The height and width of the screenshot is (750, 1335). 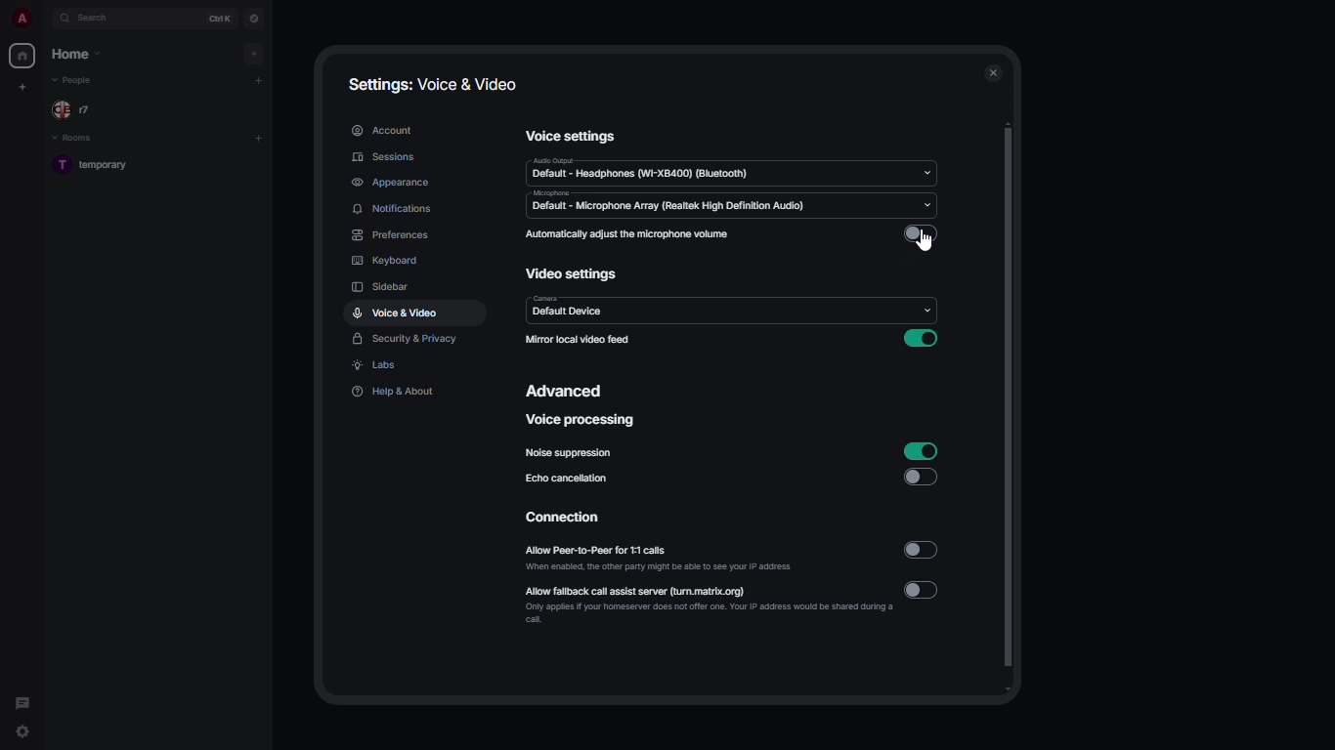 What do you see at coordinates (387, 286) in the screenshot?
I see `sidebar` at bounding box center [387, 286].